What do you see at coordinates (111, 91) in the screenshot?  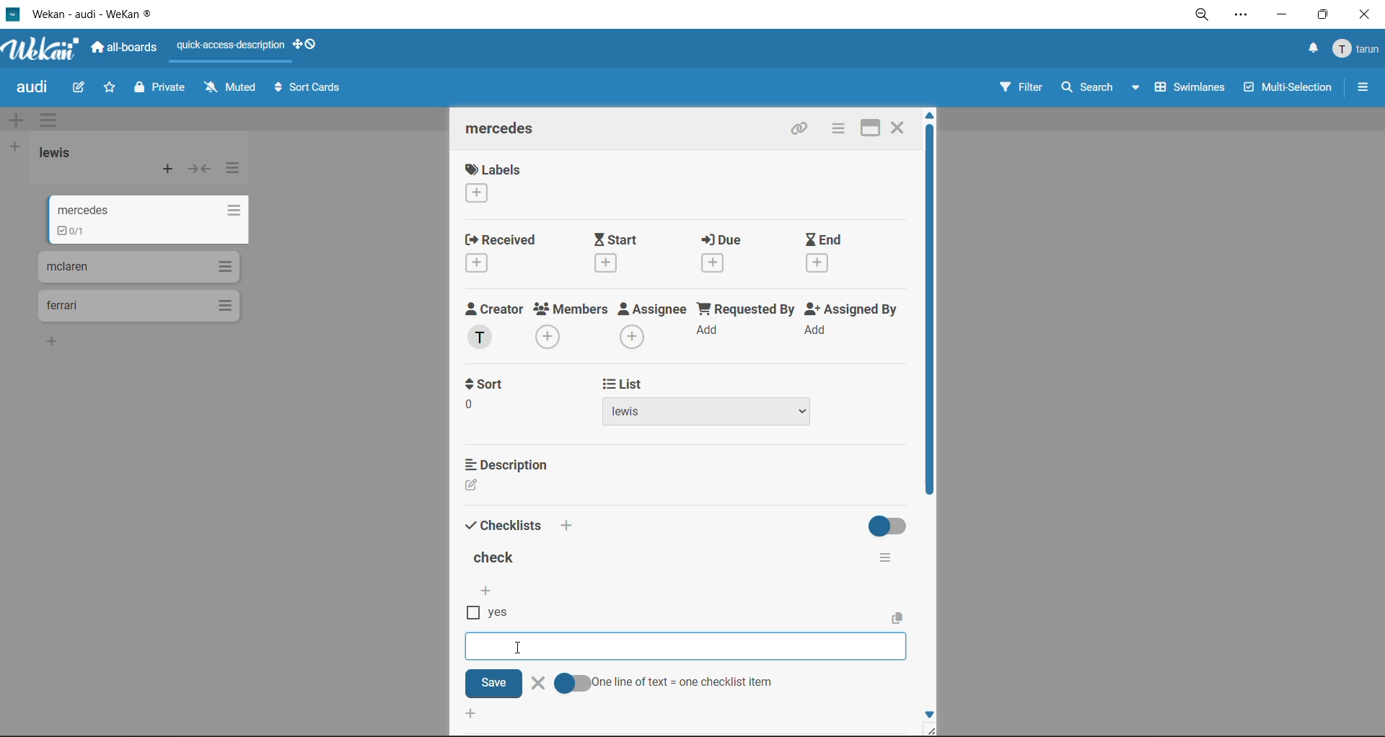 I see `star` at bounding box center [111, 91].